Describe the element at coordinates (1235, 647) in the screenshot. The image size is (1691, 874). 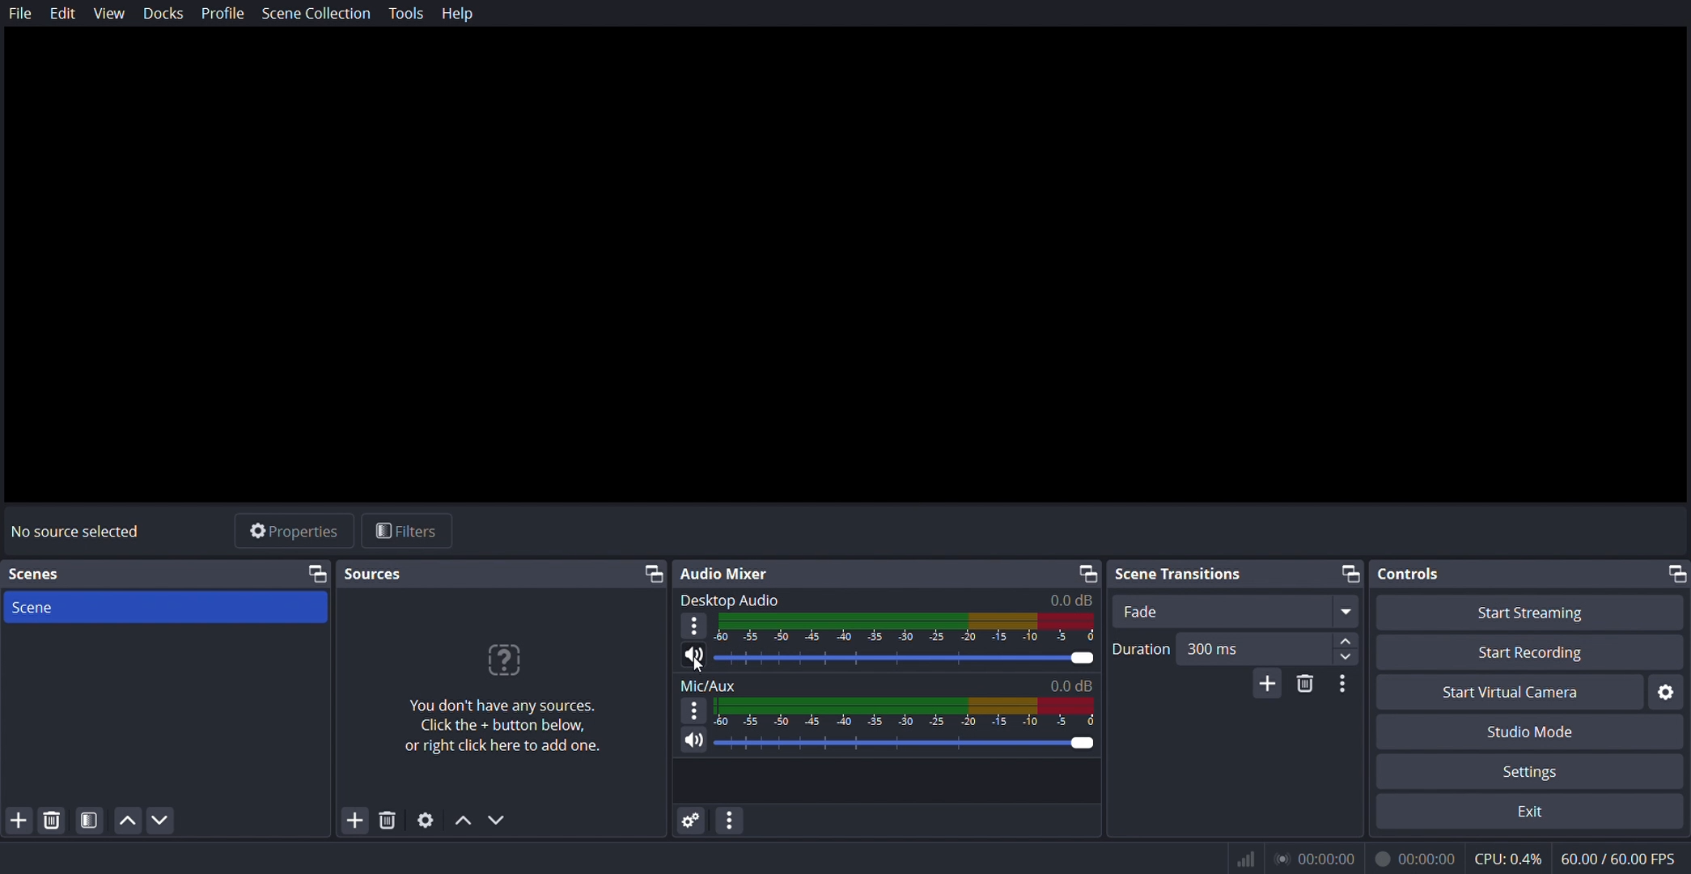
I see `duration` at that location.